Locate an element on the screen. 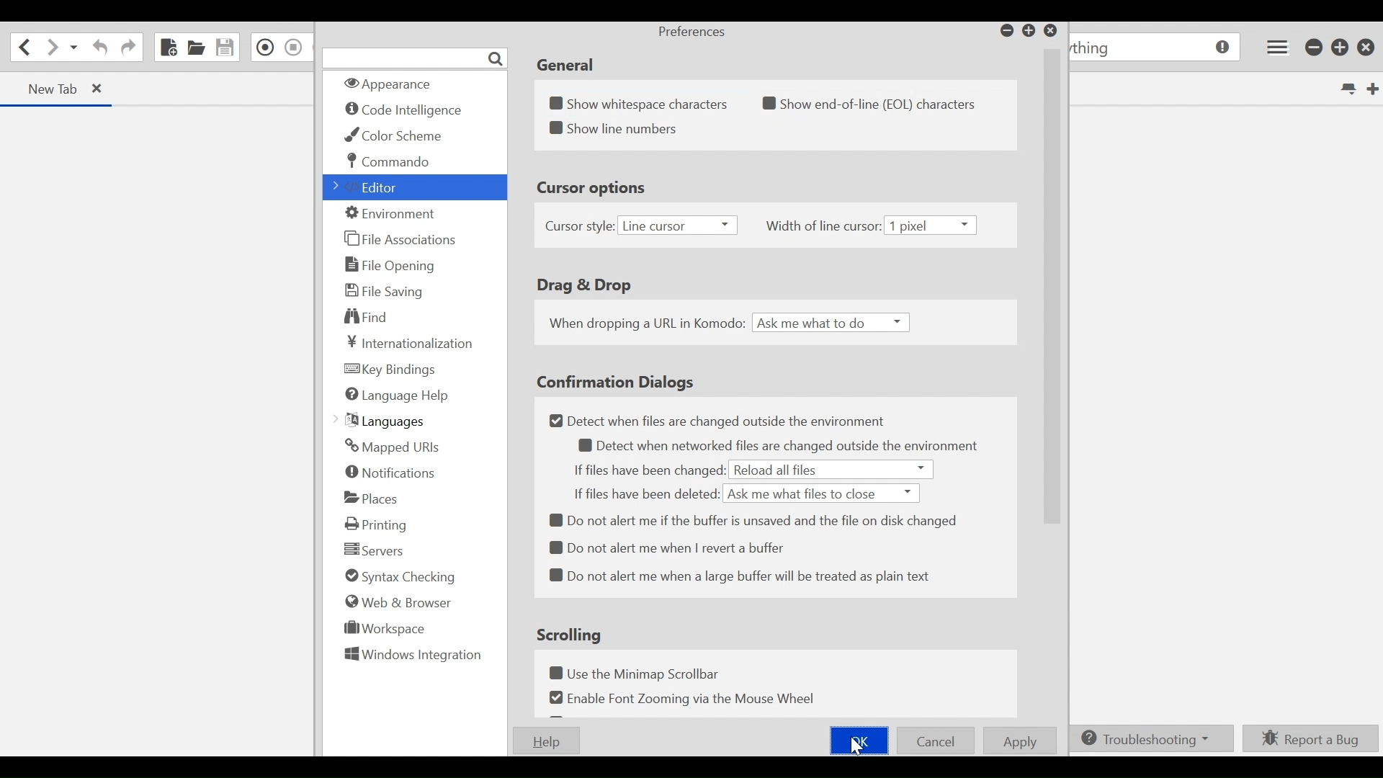 The height and width of the screenshot is (778, 1383). Recent location is located at coordinates (73, 48).